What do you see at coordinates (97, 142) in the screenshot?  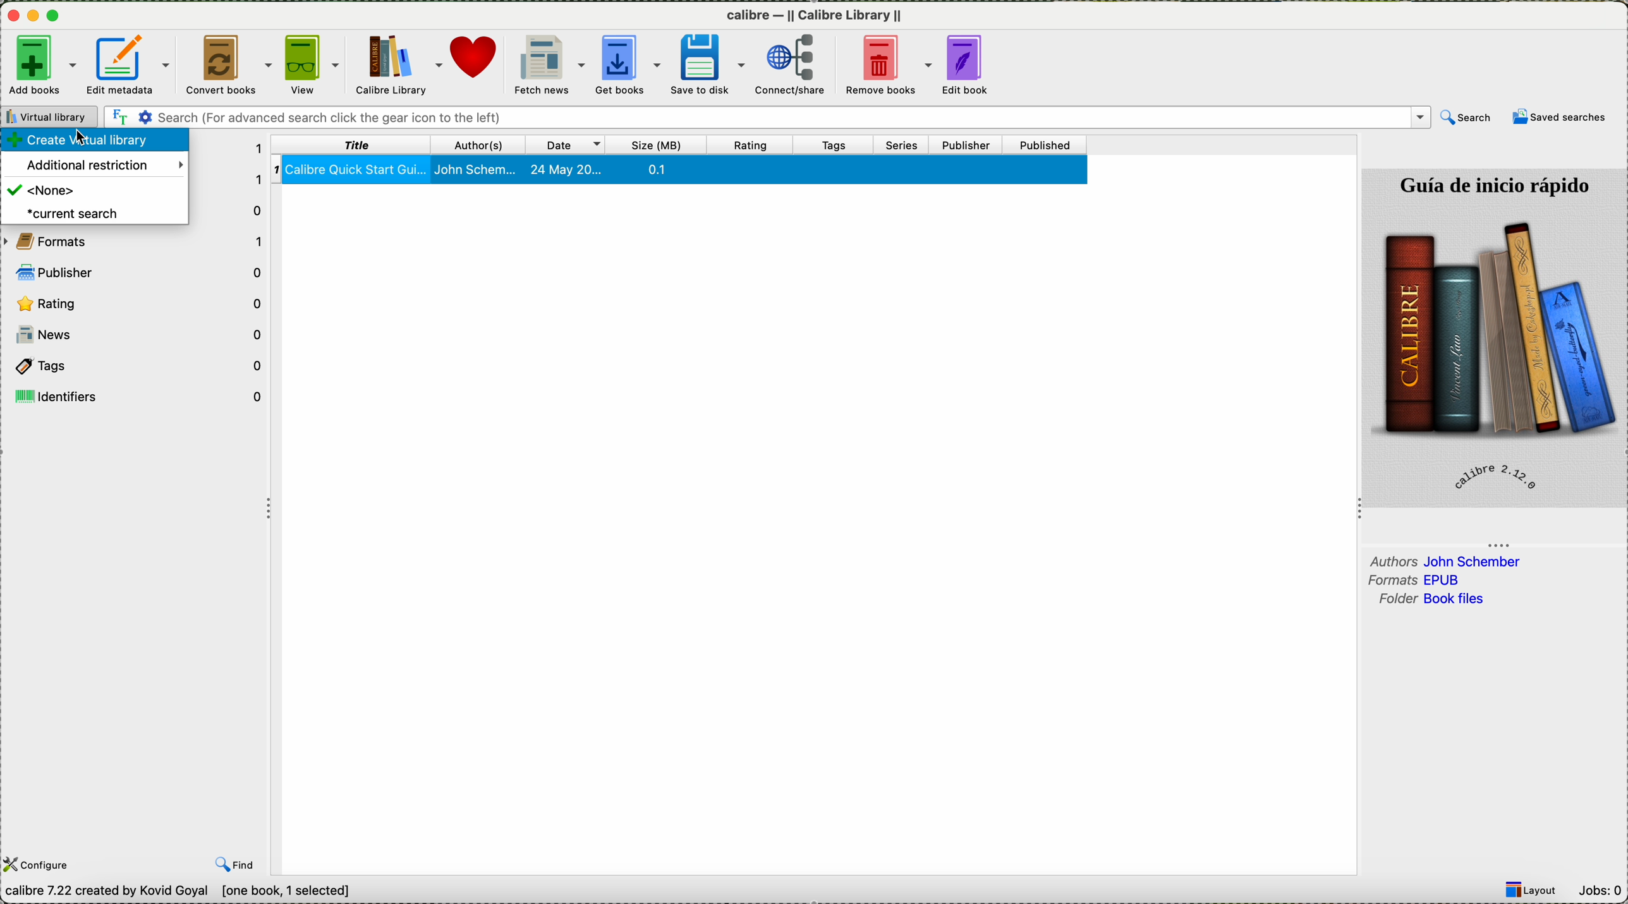 I see `click on create virtual library` at bounding box center [97, 142].